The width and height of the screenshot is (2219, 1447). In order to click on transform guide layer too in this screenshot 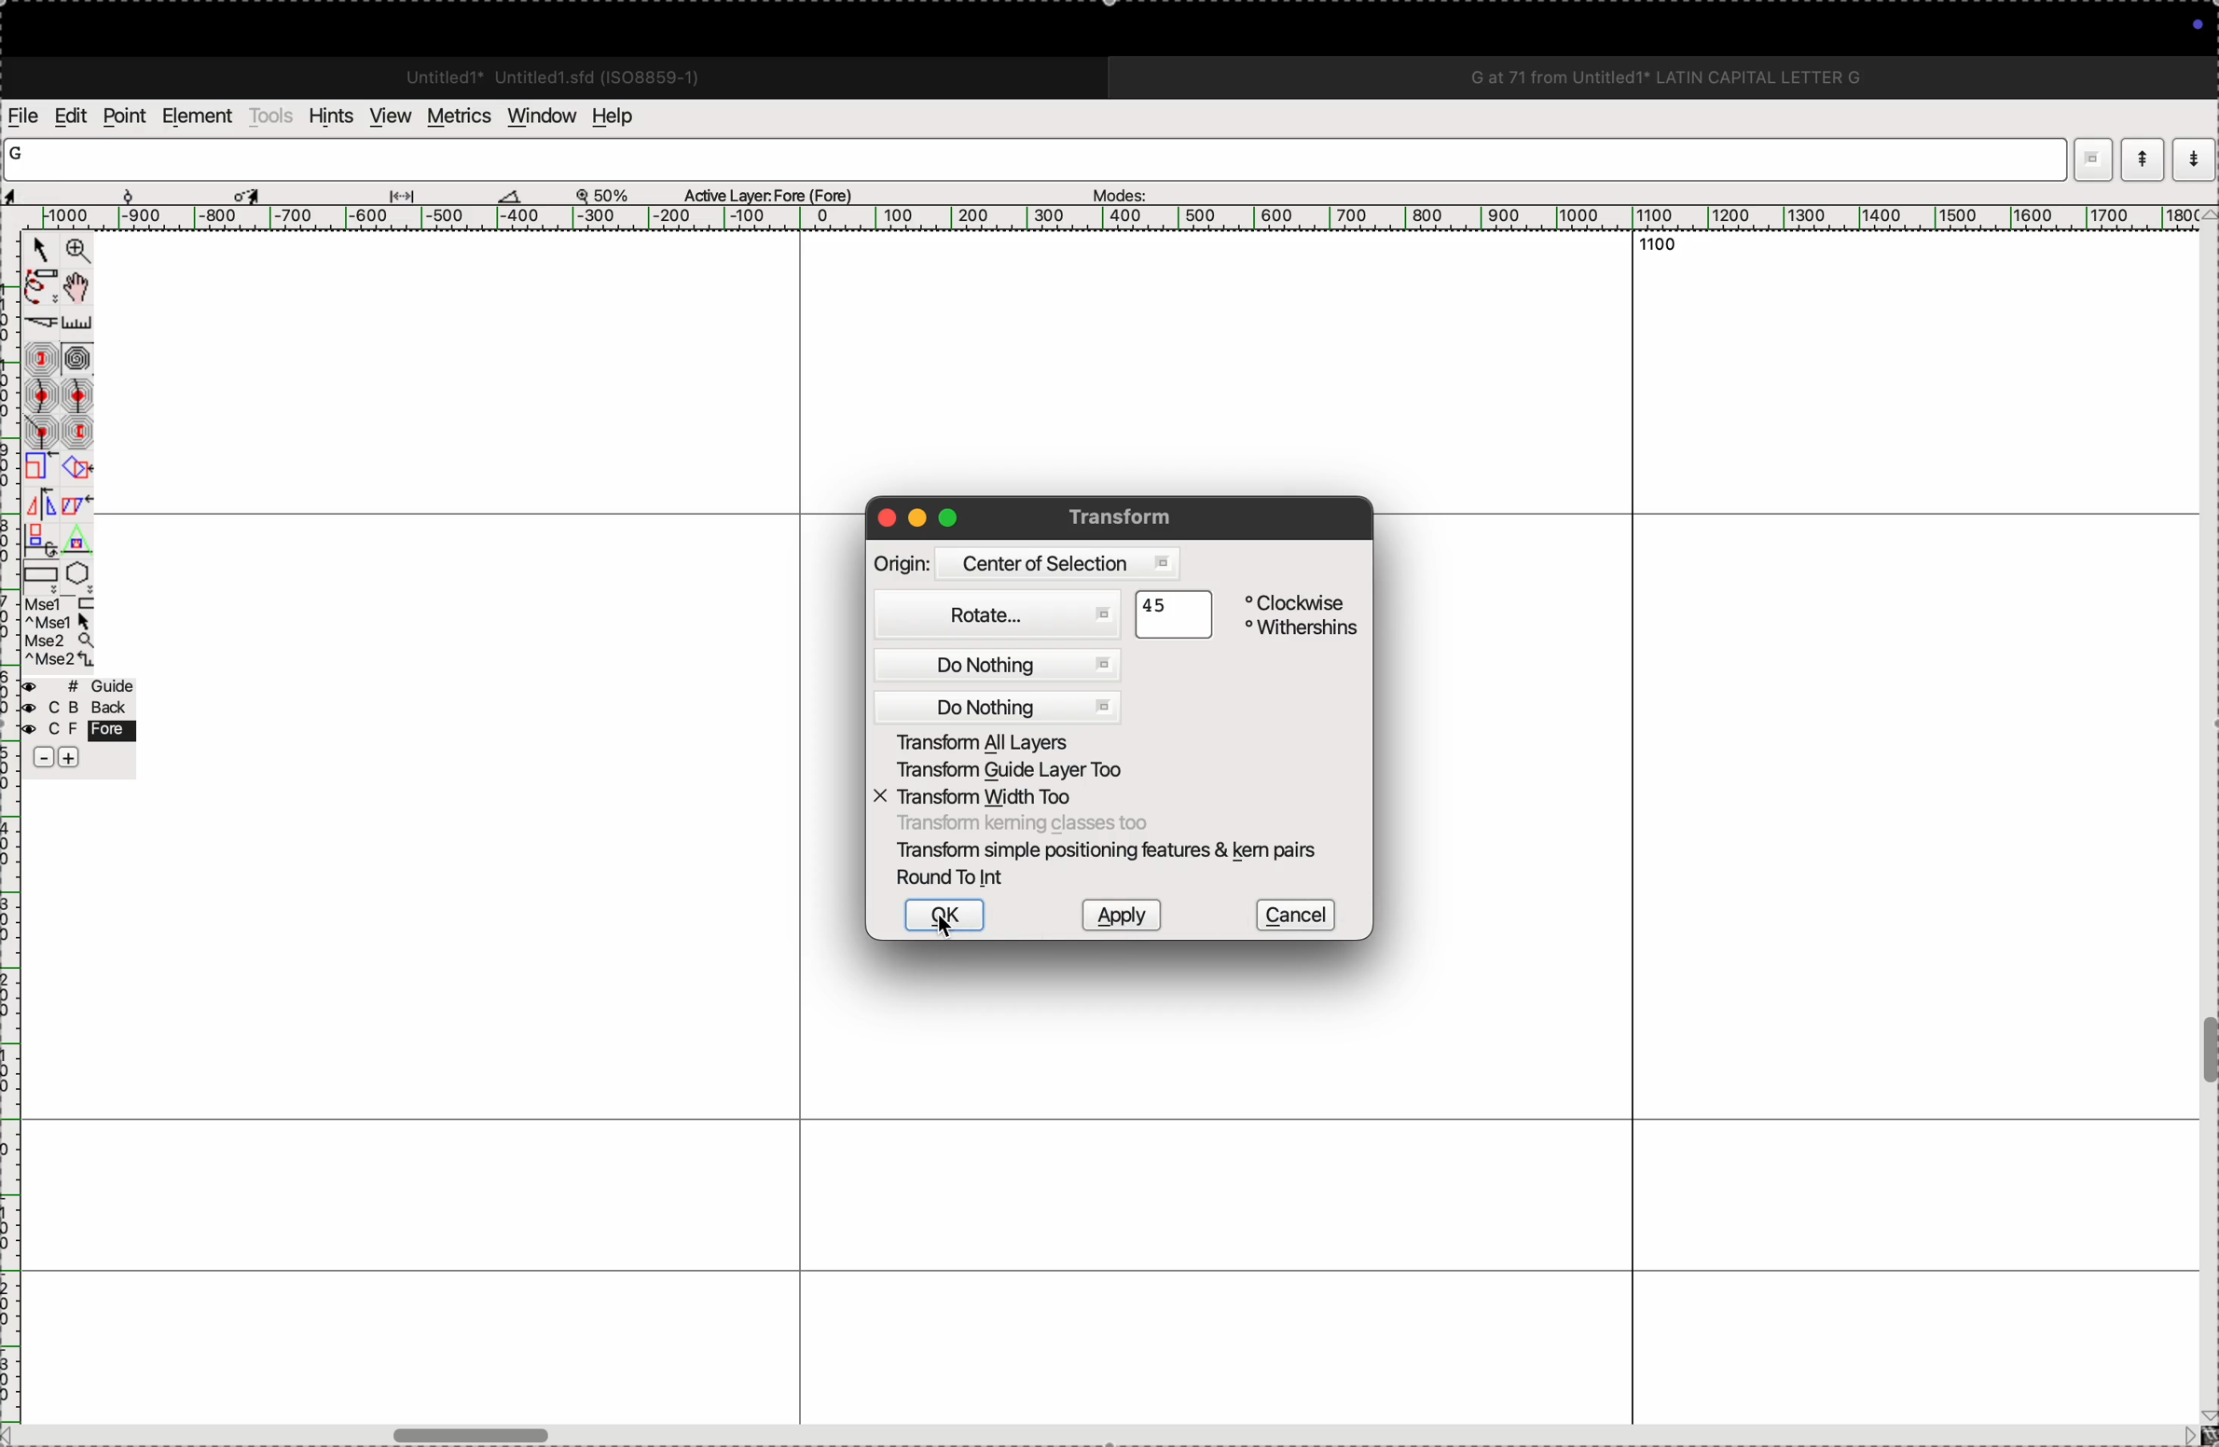, I will do `click(1034, 769)`.